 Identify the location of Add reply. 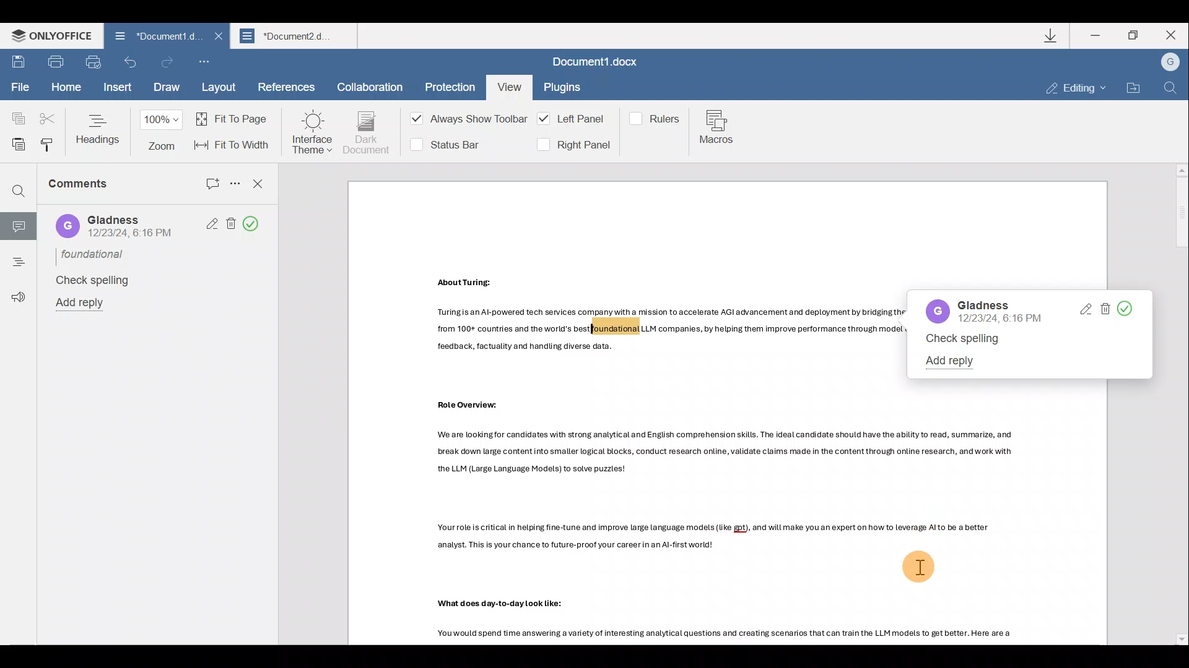
(85, 304).